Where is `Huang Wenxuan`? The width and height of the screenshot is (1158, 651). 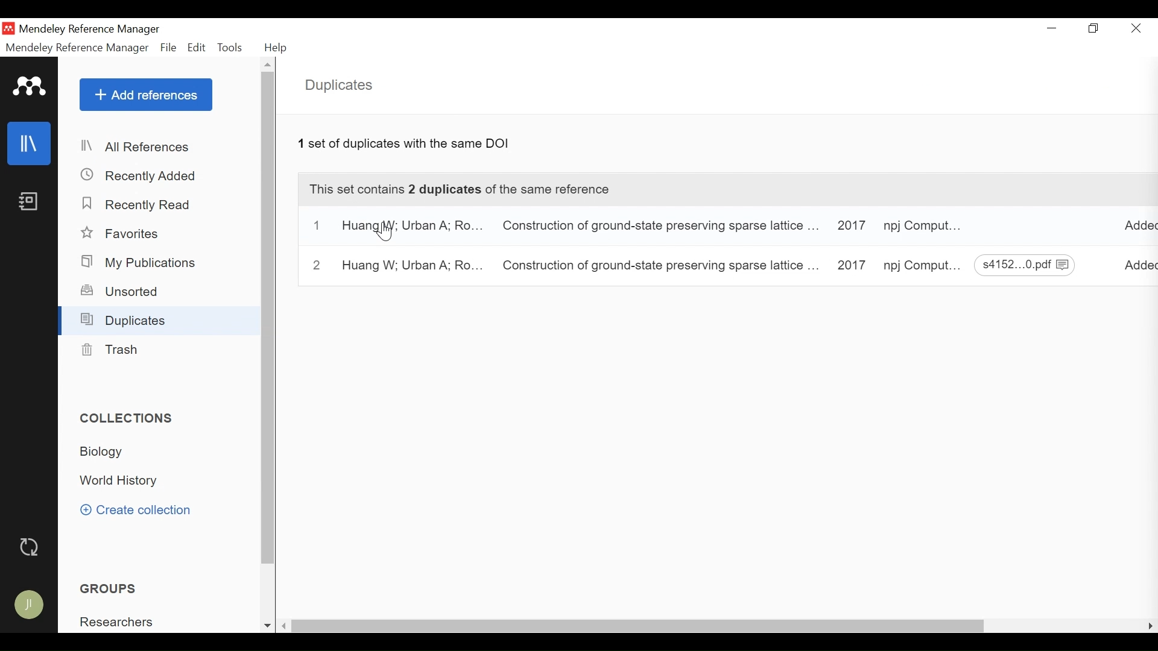 Huang Wenxuan is located at coordinates (411, 227).